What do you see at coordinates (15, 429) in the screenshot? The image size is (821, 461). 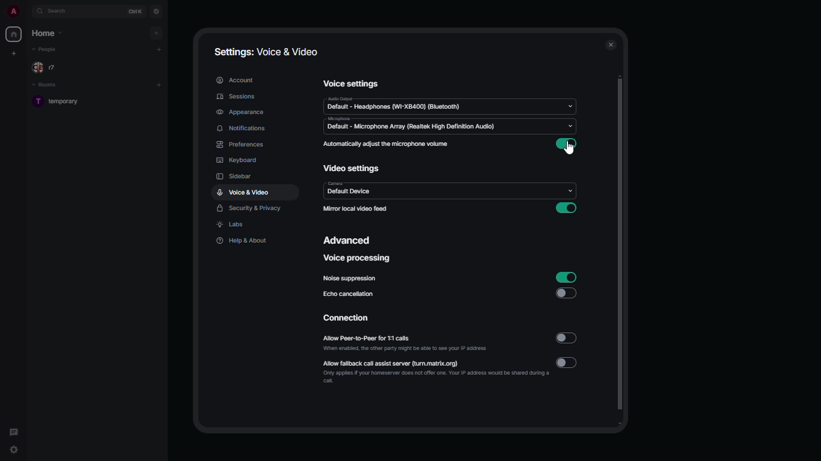 I see `threads` at bounding box center [15, 429].